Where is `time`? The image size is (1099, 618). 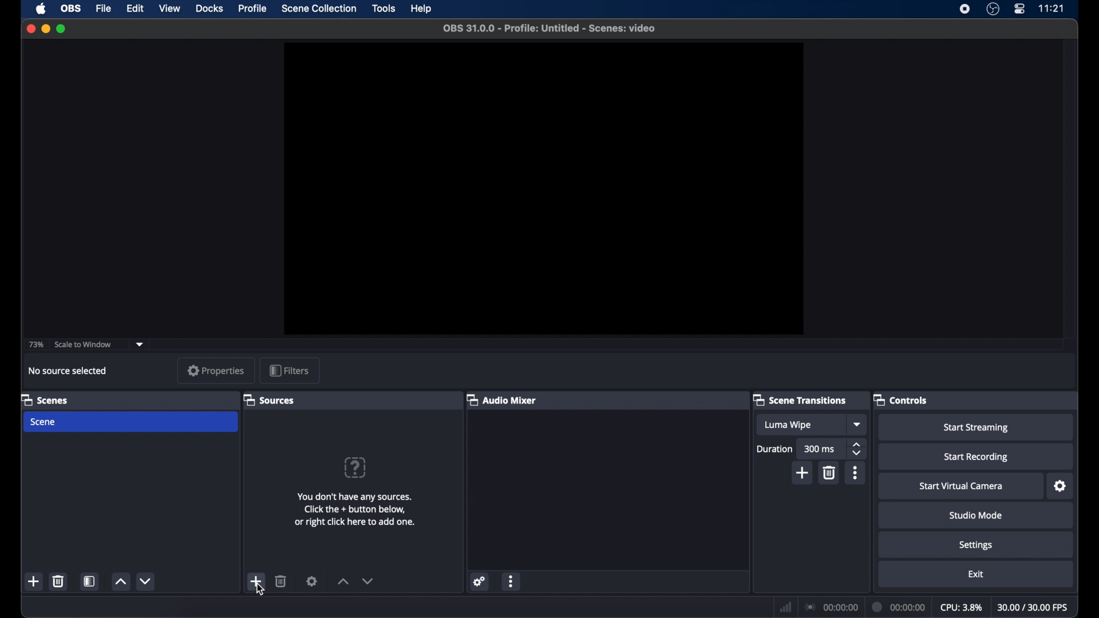
time is located at coordinates (1052, 8).